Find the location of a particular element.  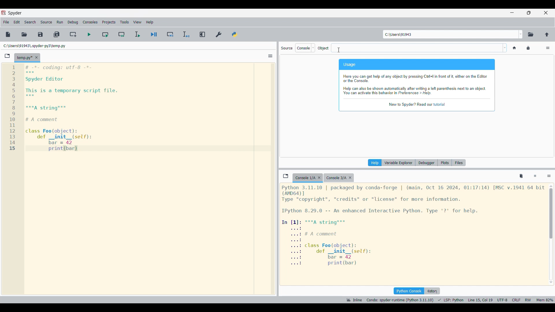

Preferences is located at coordinates (219, 34).